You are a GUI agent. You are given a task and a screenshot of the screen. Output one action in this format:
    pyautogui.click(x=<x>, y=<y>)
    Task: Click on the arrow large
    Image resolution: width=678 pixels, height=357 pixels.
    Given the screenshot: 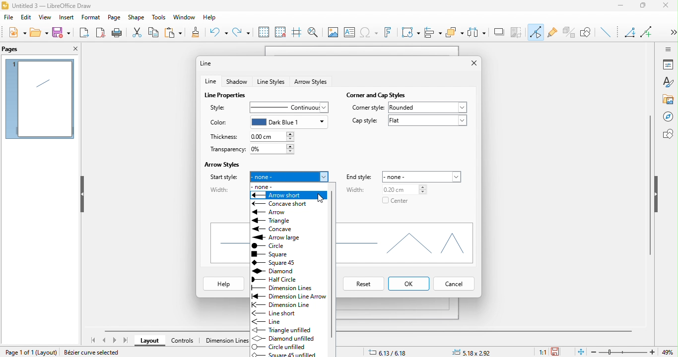 What is the action you would take?
    pyautogui.click(x=279, y=236)
    